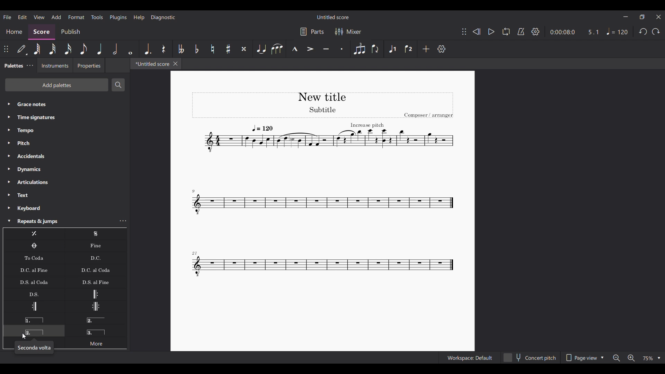  What do you see at coordinates (65, 208) in the screenshot?
I see `Keyboard` at bounding box center [65, 208].